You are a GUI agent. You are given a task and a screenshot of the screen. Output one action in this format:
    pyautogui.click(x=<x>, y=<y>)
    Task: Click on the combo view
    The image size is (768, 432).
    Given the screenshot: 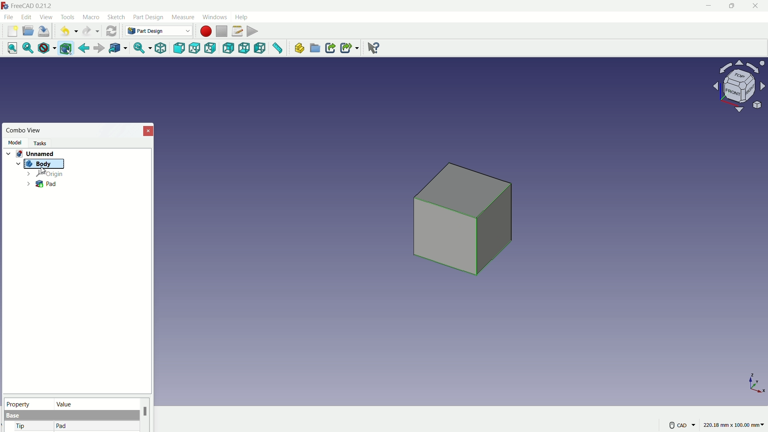 What is the action you would take?
    pyautogui.click(x=24, y=130)
    